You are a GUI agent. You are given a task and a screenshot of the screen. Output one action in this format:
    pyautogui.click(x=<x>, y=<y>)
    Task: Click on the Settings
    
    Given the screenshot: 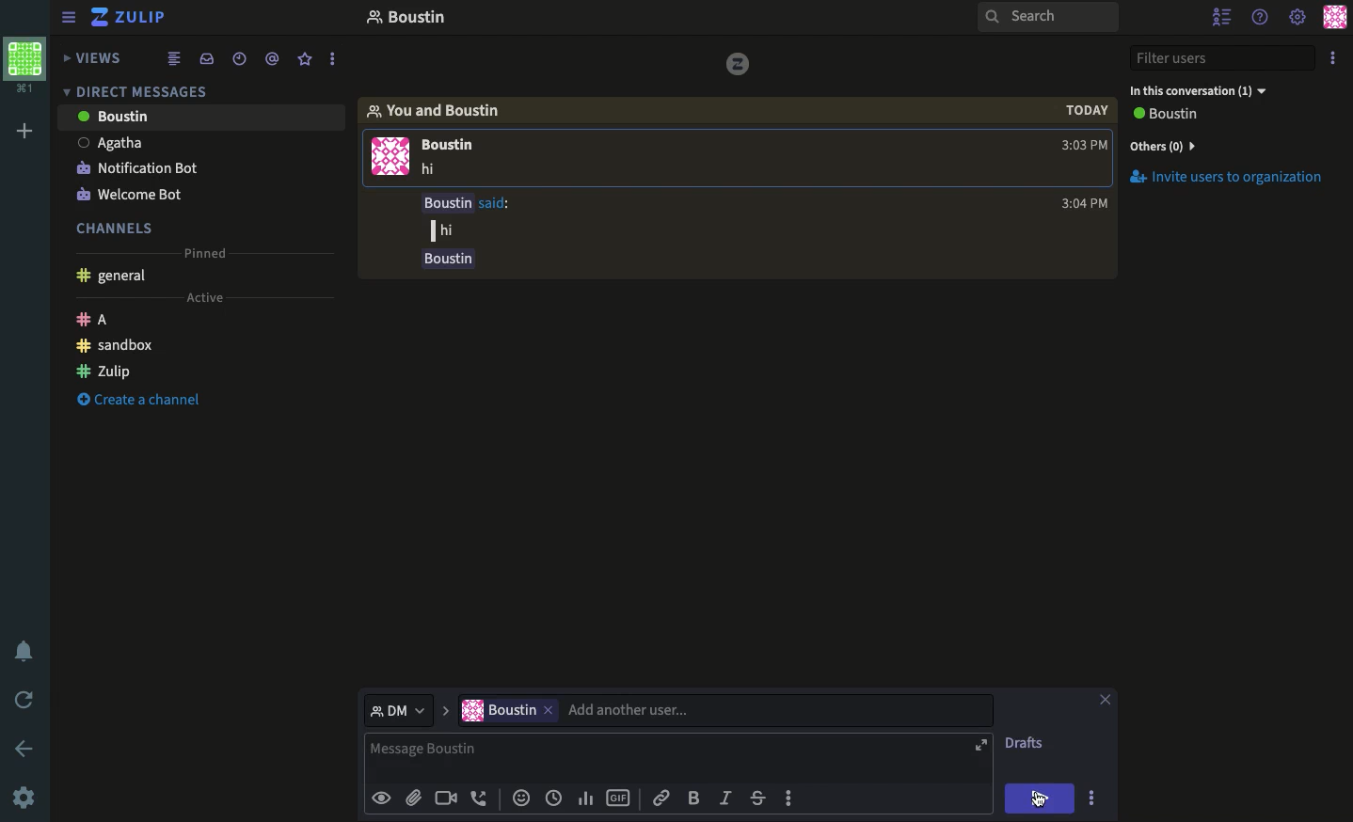 What is the action you would take?
    pyautogui.click(x=1297, y=17)
    